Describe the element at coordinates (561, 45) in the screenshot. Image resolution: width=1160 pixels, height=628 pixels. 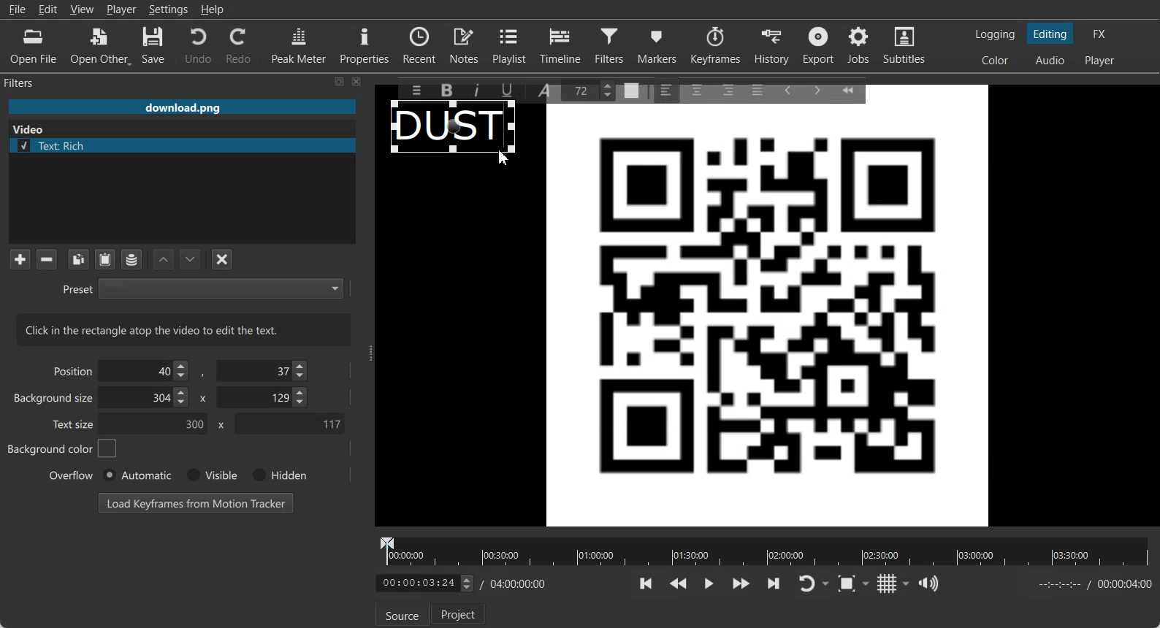
I see `Timeline` at that location.